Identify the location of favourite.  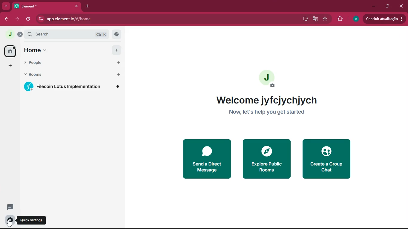
(326, 19).